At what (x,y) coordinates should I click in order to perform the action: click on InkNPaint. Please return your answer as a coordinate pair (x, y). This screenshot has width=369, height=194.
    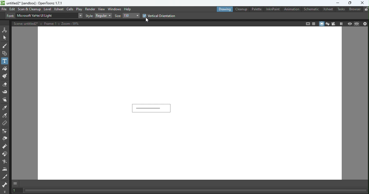
    Looking at the image, I should click on (273, 9).